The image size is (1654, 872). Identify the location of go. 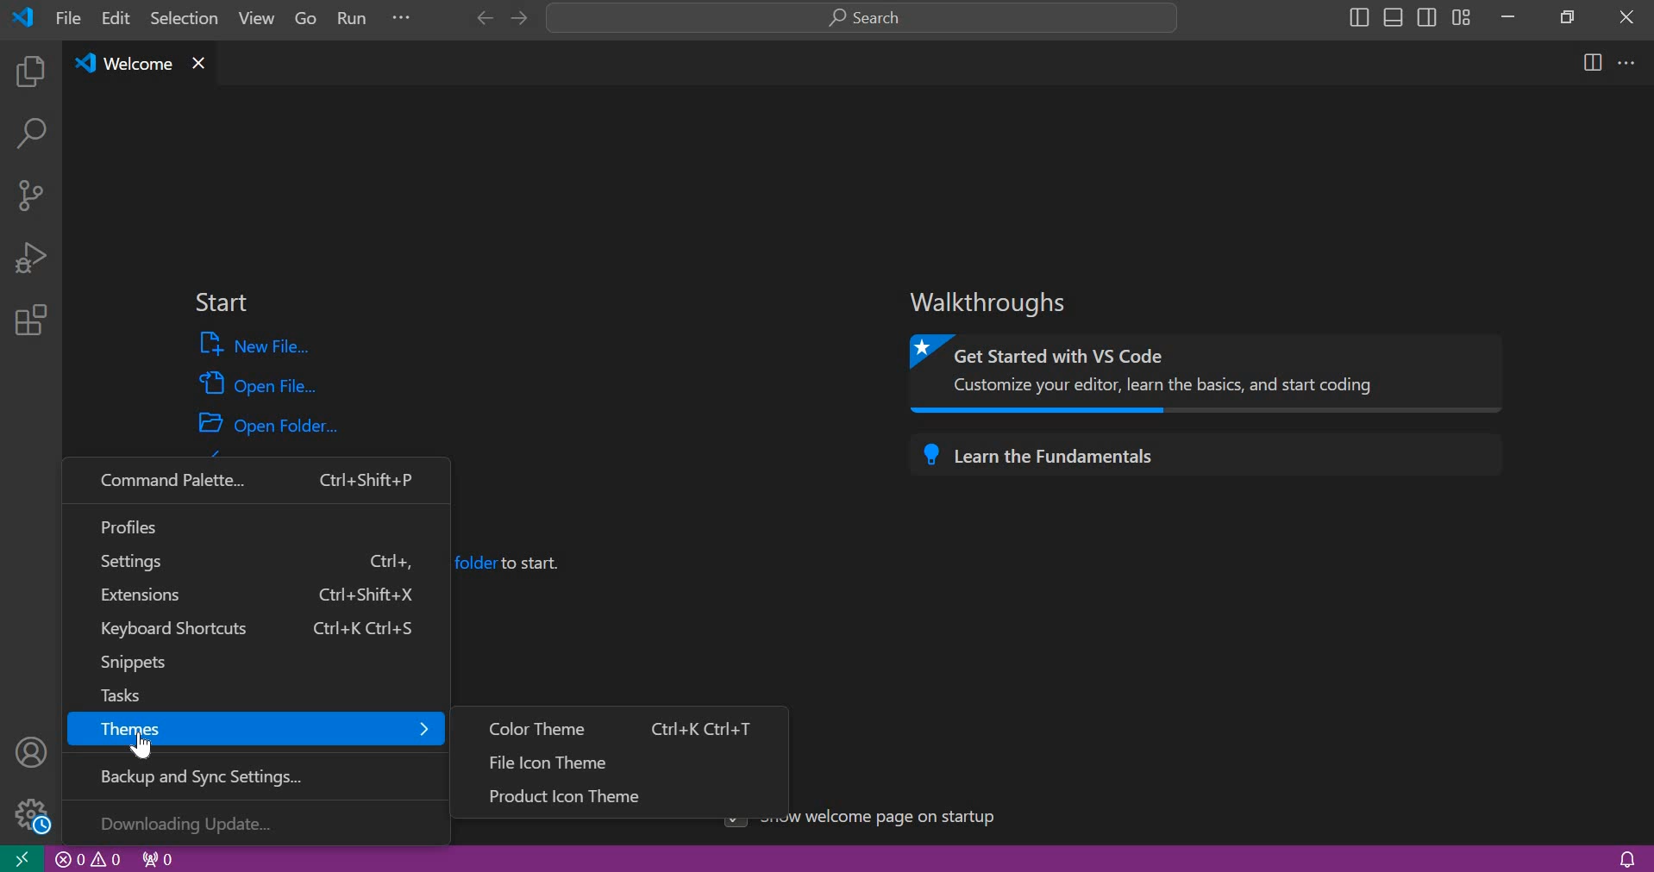
(306, 21).